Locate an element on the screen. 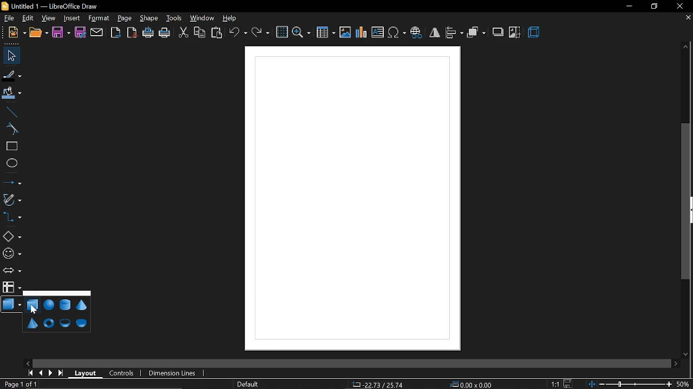 Image resolution: width=693 pixels, height=389 pixels. print directly is located at coordinates (147, 33).